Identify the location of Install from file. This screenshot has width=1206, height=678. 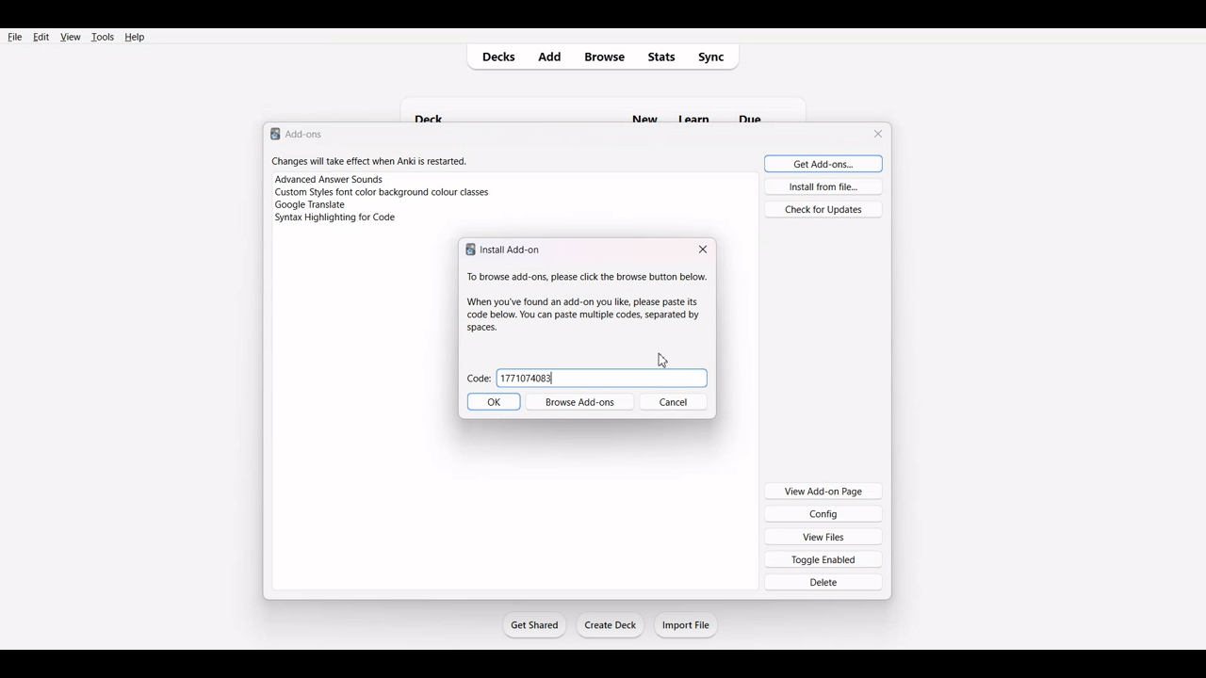
(823, 186).